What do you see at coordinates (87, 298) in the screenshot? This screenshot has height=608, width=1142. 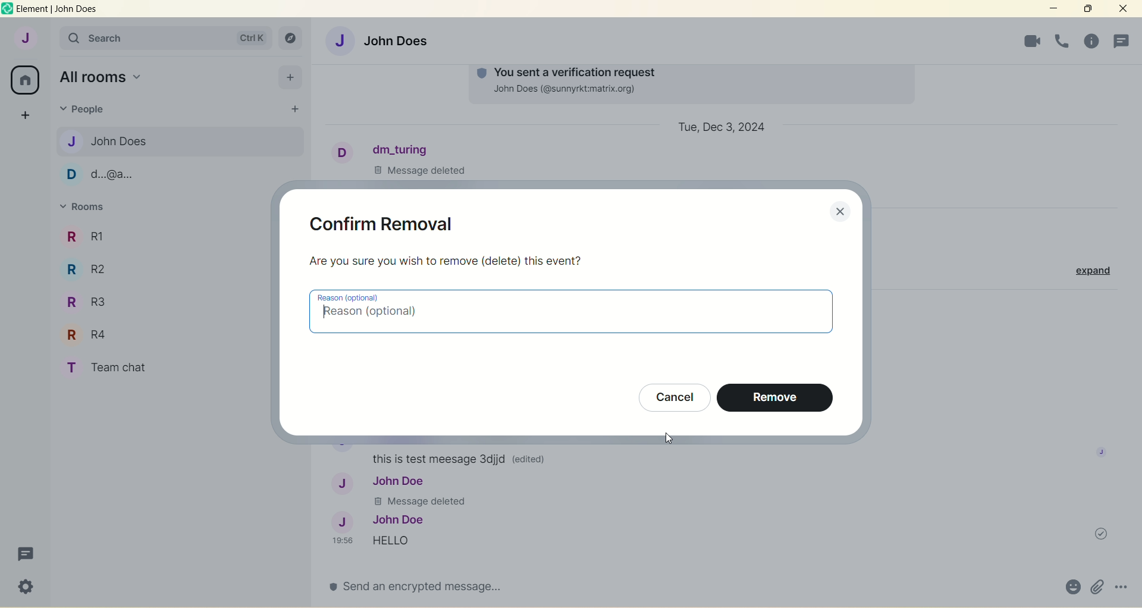 I see `R R3` at bounding box center [87, 298].